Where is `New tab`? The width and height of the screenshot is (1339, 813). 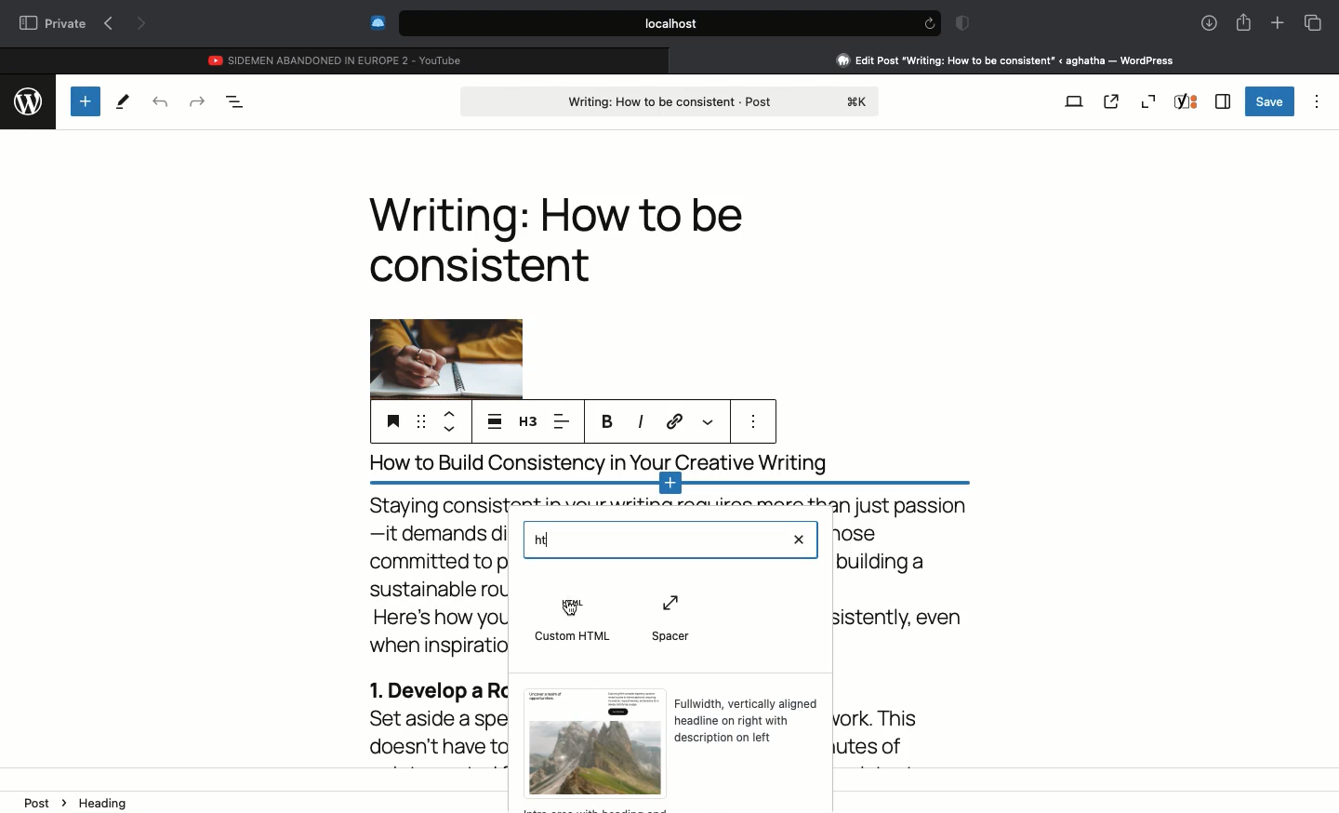
New tab is located at coordinates (1278, 23).